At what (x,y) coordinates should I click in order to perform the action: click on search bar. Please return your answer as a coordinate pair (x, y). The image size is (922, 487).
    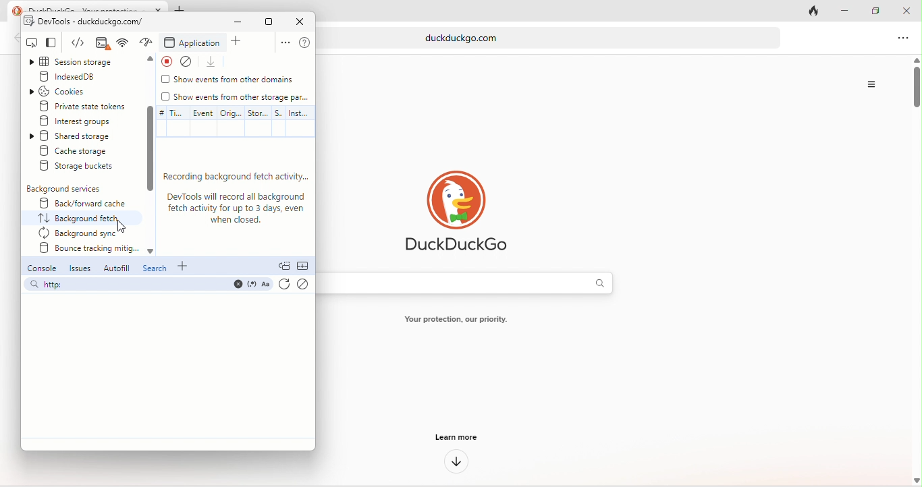
    Looking at the image, I should click on (147, 286).